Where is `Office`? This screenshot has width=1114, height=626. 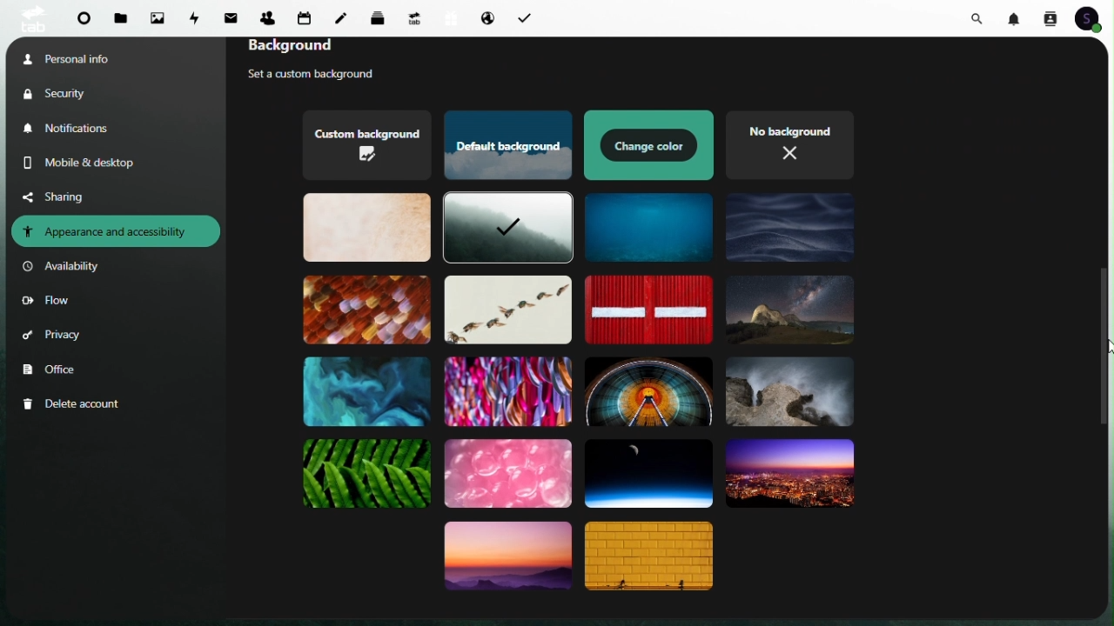
Office is located at coordinates (53, 370).